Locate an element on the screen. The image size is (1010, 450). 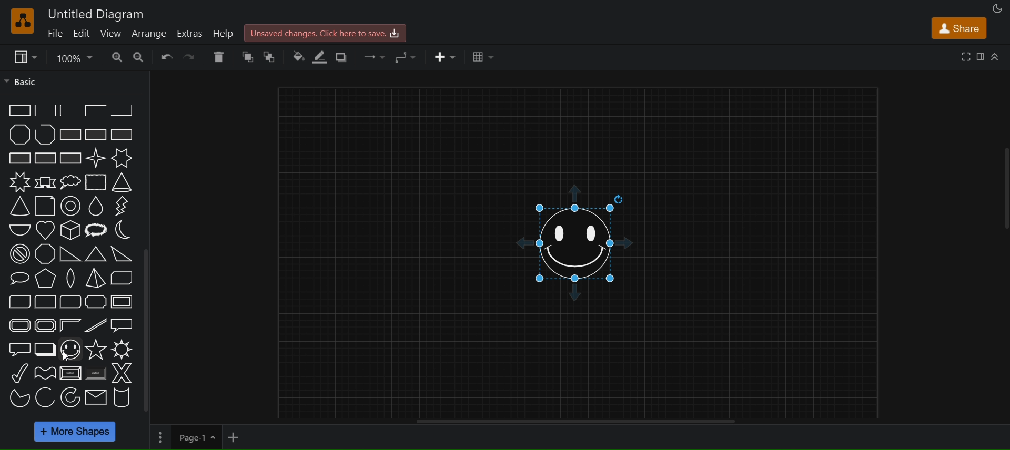
rotate shape is located at coordinates (622, 198).